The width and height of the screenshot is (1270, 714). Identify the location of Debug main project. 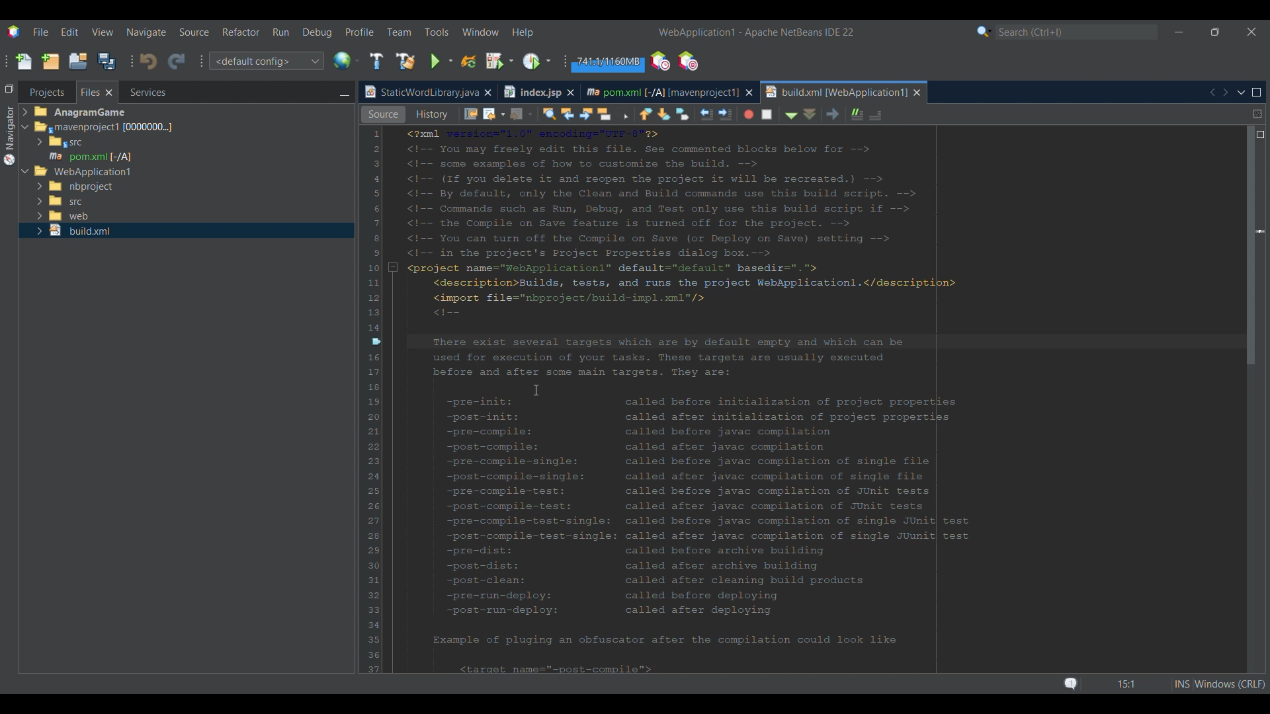
(499, 61).